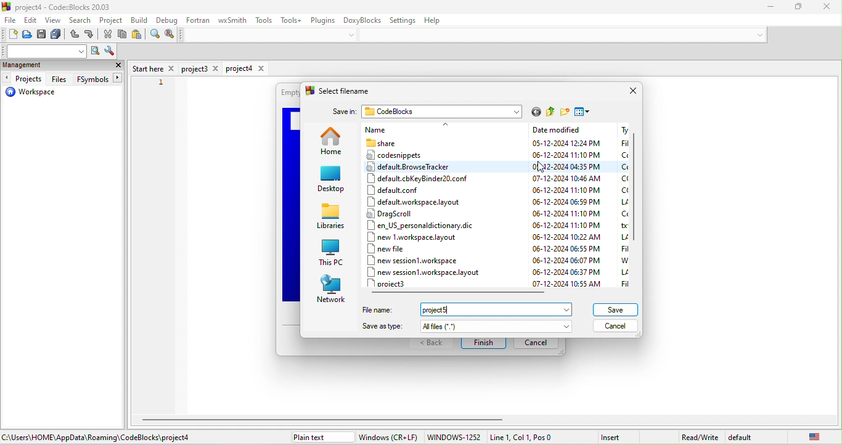 The image size is (842, 445). What do you see at coordinates (198, 20) in the screenshot?
I see `fortran` at bounding box center [198, 20].